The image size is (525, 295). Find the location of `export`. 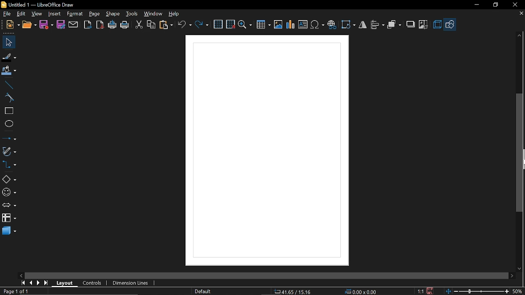

export is located at coordinates (88, 25).